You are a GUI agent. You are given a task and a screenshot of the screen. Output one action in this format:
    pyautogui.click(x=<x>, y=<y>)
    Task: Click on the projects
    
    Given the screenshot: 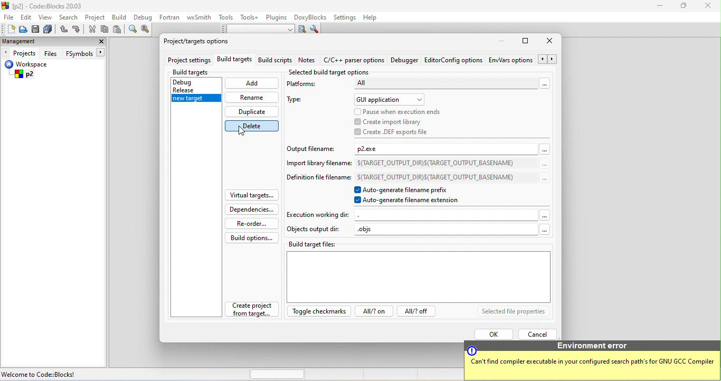 What is the action you would take?
    pyautogui.click(x=21, y=53)
    